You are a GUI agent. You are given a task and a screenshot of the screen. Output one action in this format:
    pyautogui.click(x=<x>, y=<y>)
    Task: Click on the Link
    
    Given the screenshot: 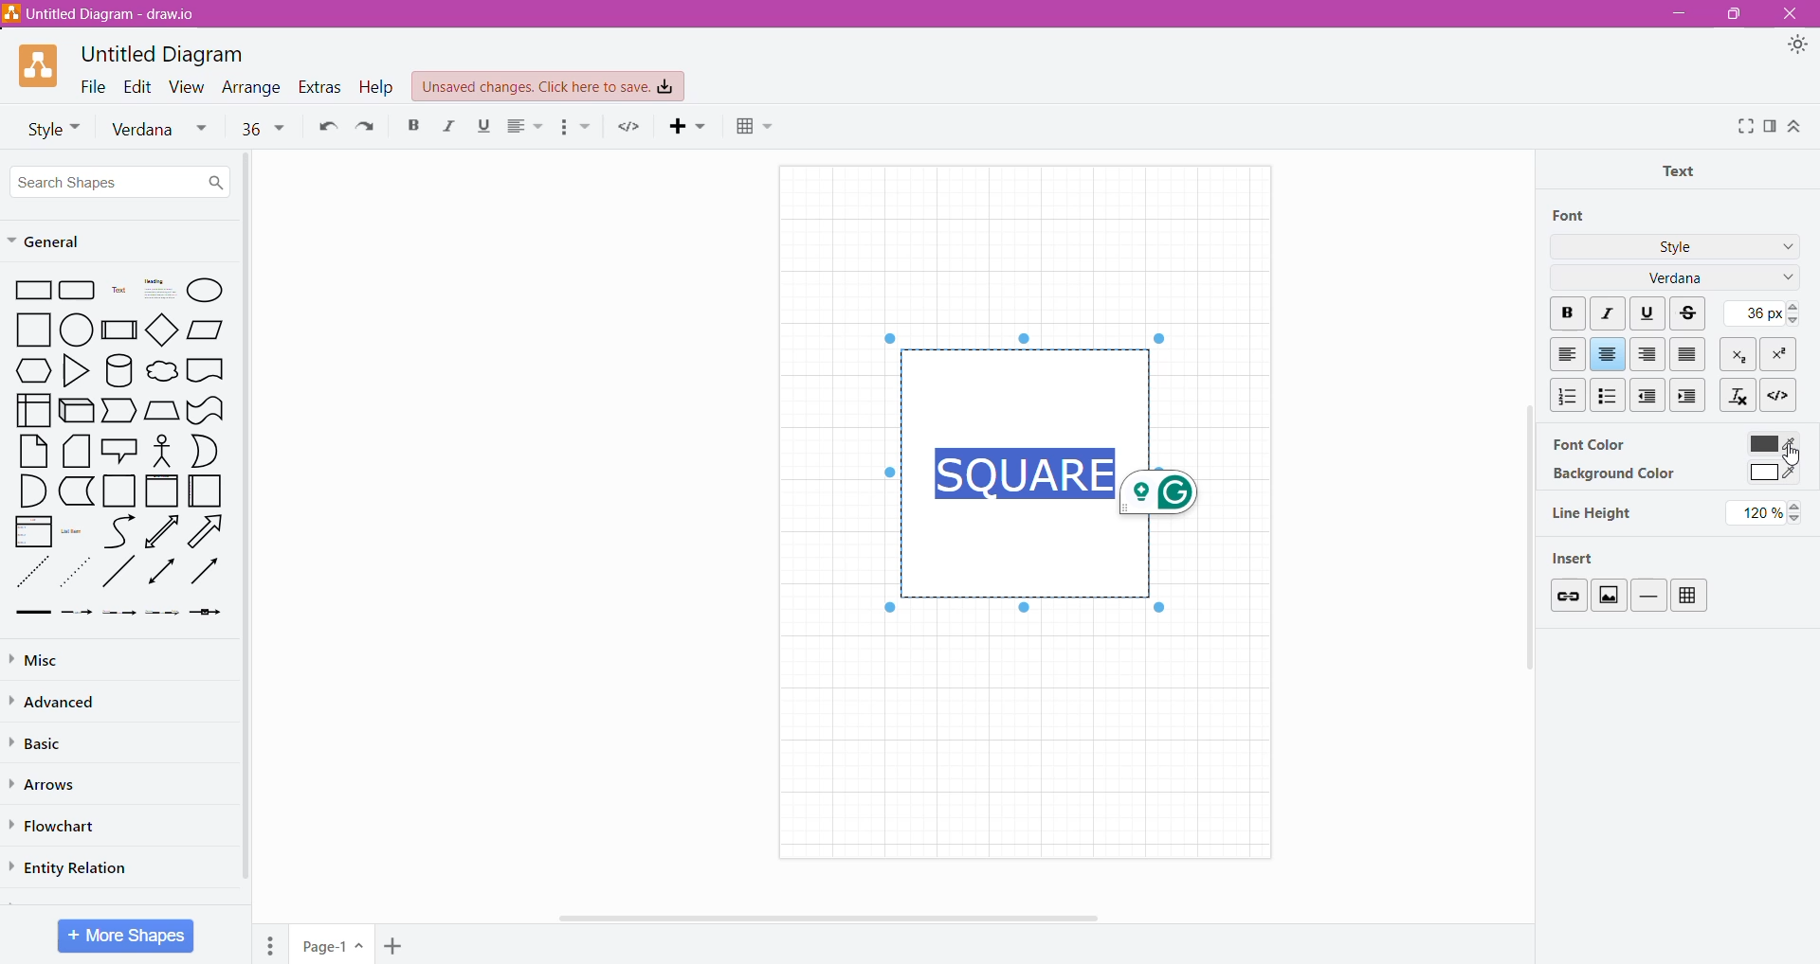 What is the action you would take?
    pyautogui.click(x=1567, y=595)
    